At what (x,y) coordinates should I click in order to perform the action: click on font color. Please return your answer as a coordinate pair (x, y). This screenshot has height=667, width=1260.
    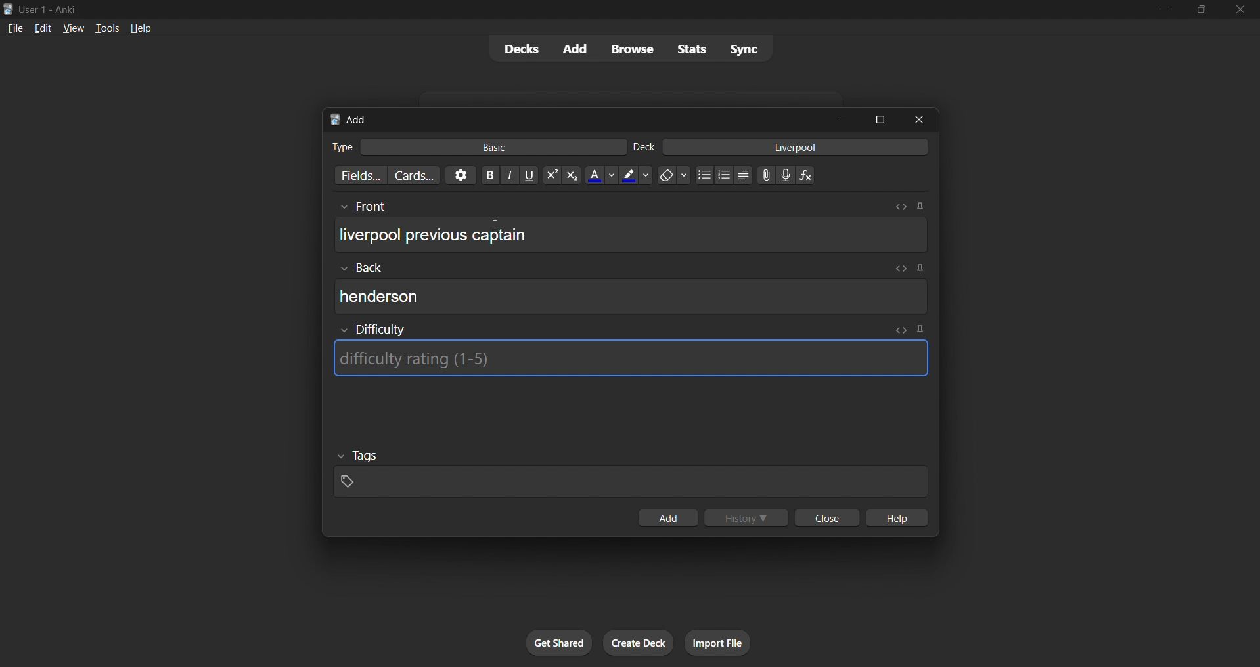
    Looking at the image, I should click on (598, 174).